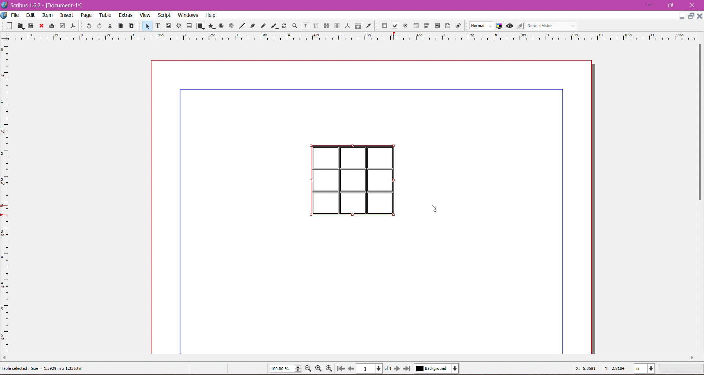  Describe the element at coordinates (293, 25) in the screenshot. I see `Zoom in or out` at that location.